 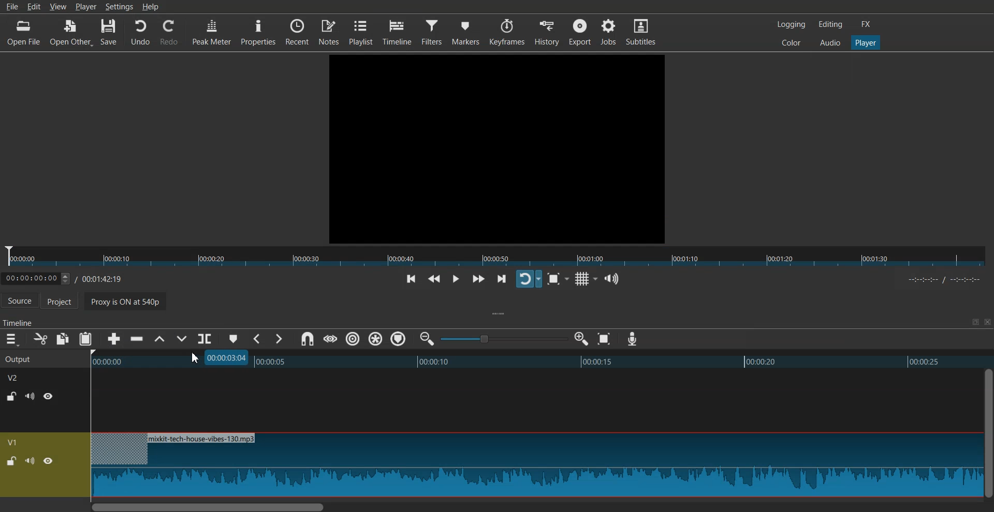 I want to click on Hide, so click(x=49, y=396).